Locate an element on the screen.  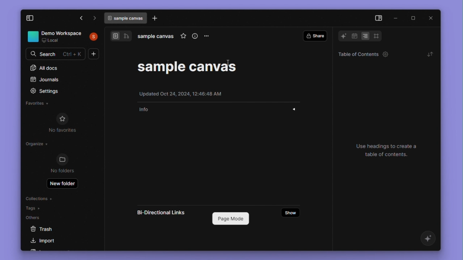
Date and time of update is located at coordinates (183, 93).